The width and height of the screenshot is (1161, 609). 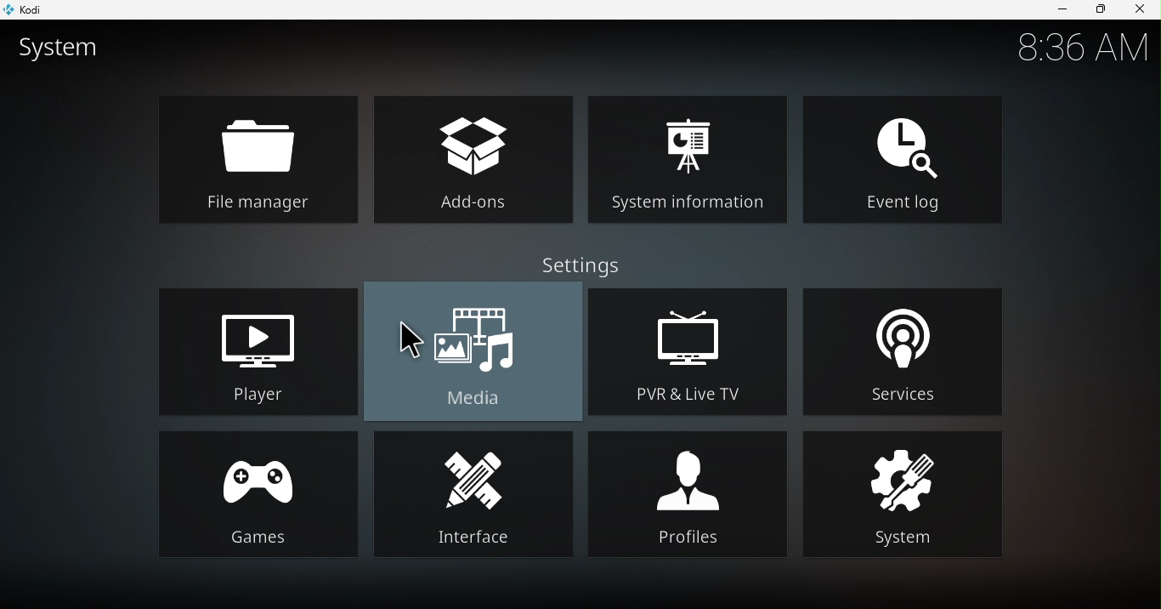 I want to click on cursor, so click(x=410, y=337).